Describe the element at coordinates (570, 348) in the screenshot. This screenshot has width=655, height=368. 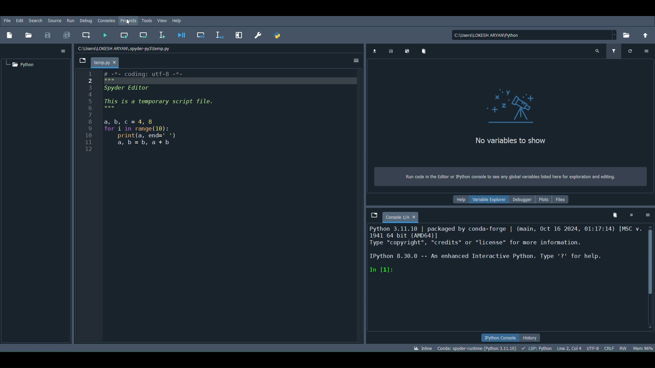
I see `Cursor position` at that location.